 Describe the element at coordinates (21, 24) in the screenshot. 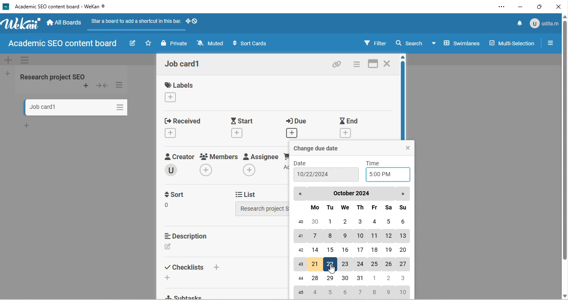

I see `WeKan logo` at that location.